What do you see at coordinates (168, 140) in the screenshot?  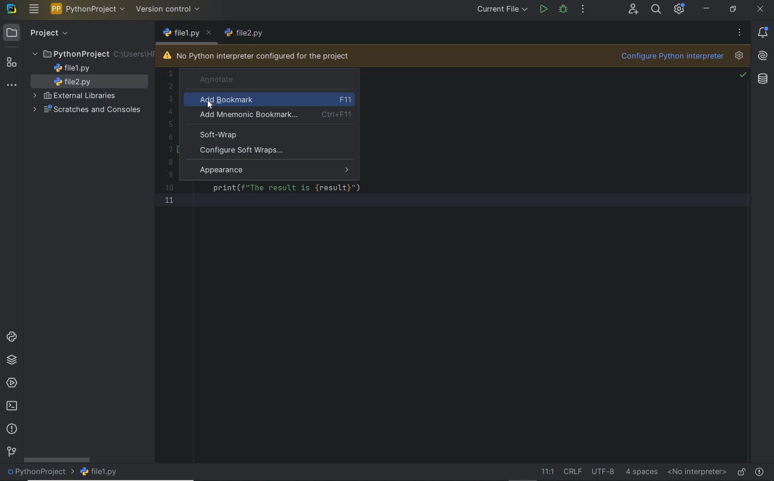 I see `Numbers` at bounding box center [168, 140].